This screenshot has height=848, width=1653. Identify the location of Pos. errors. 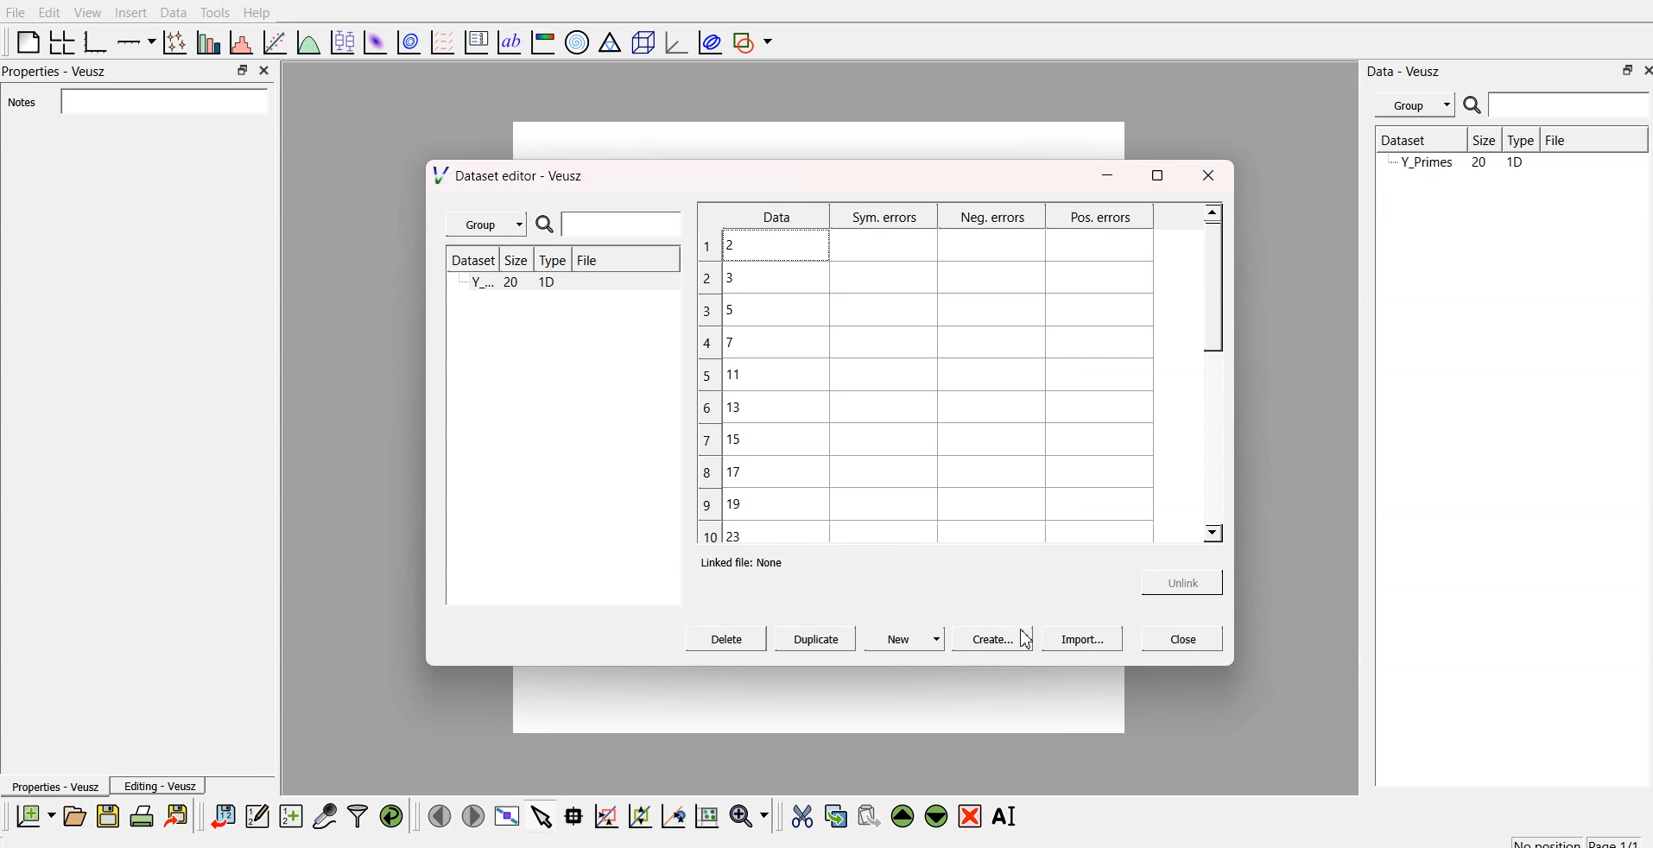
(1101, 219).